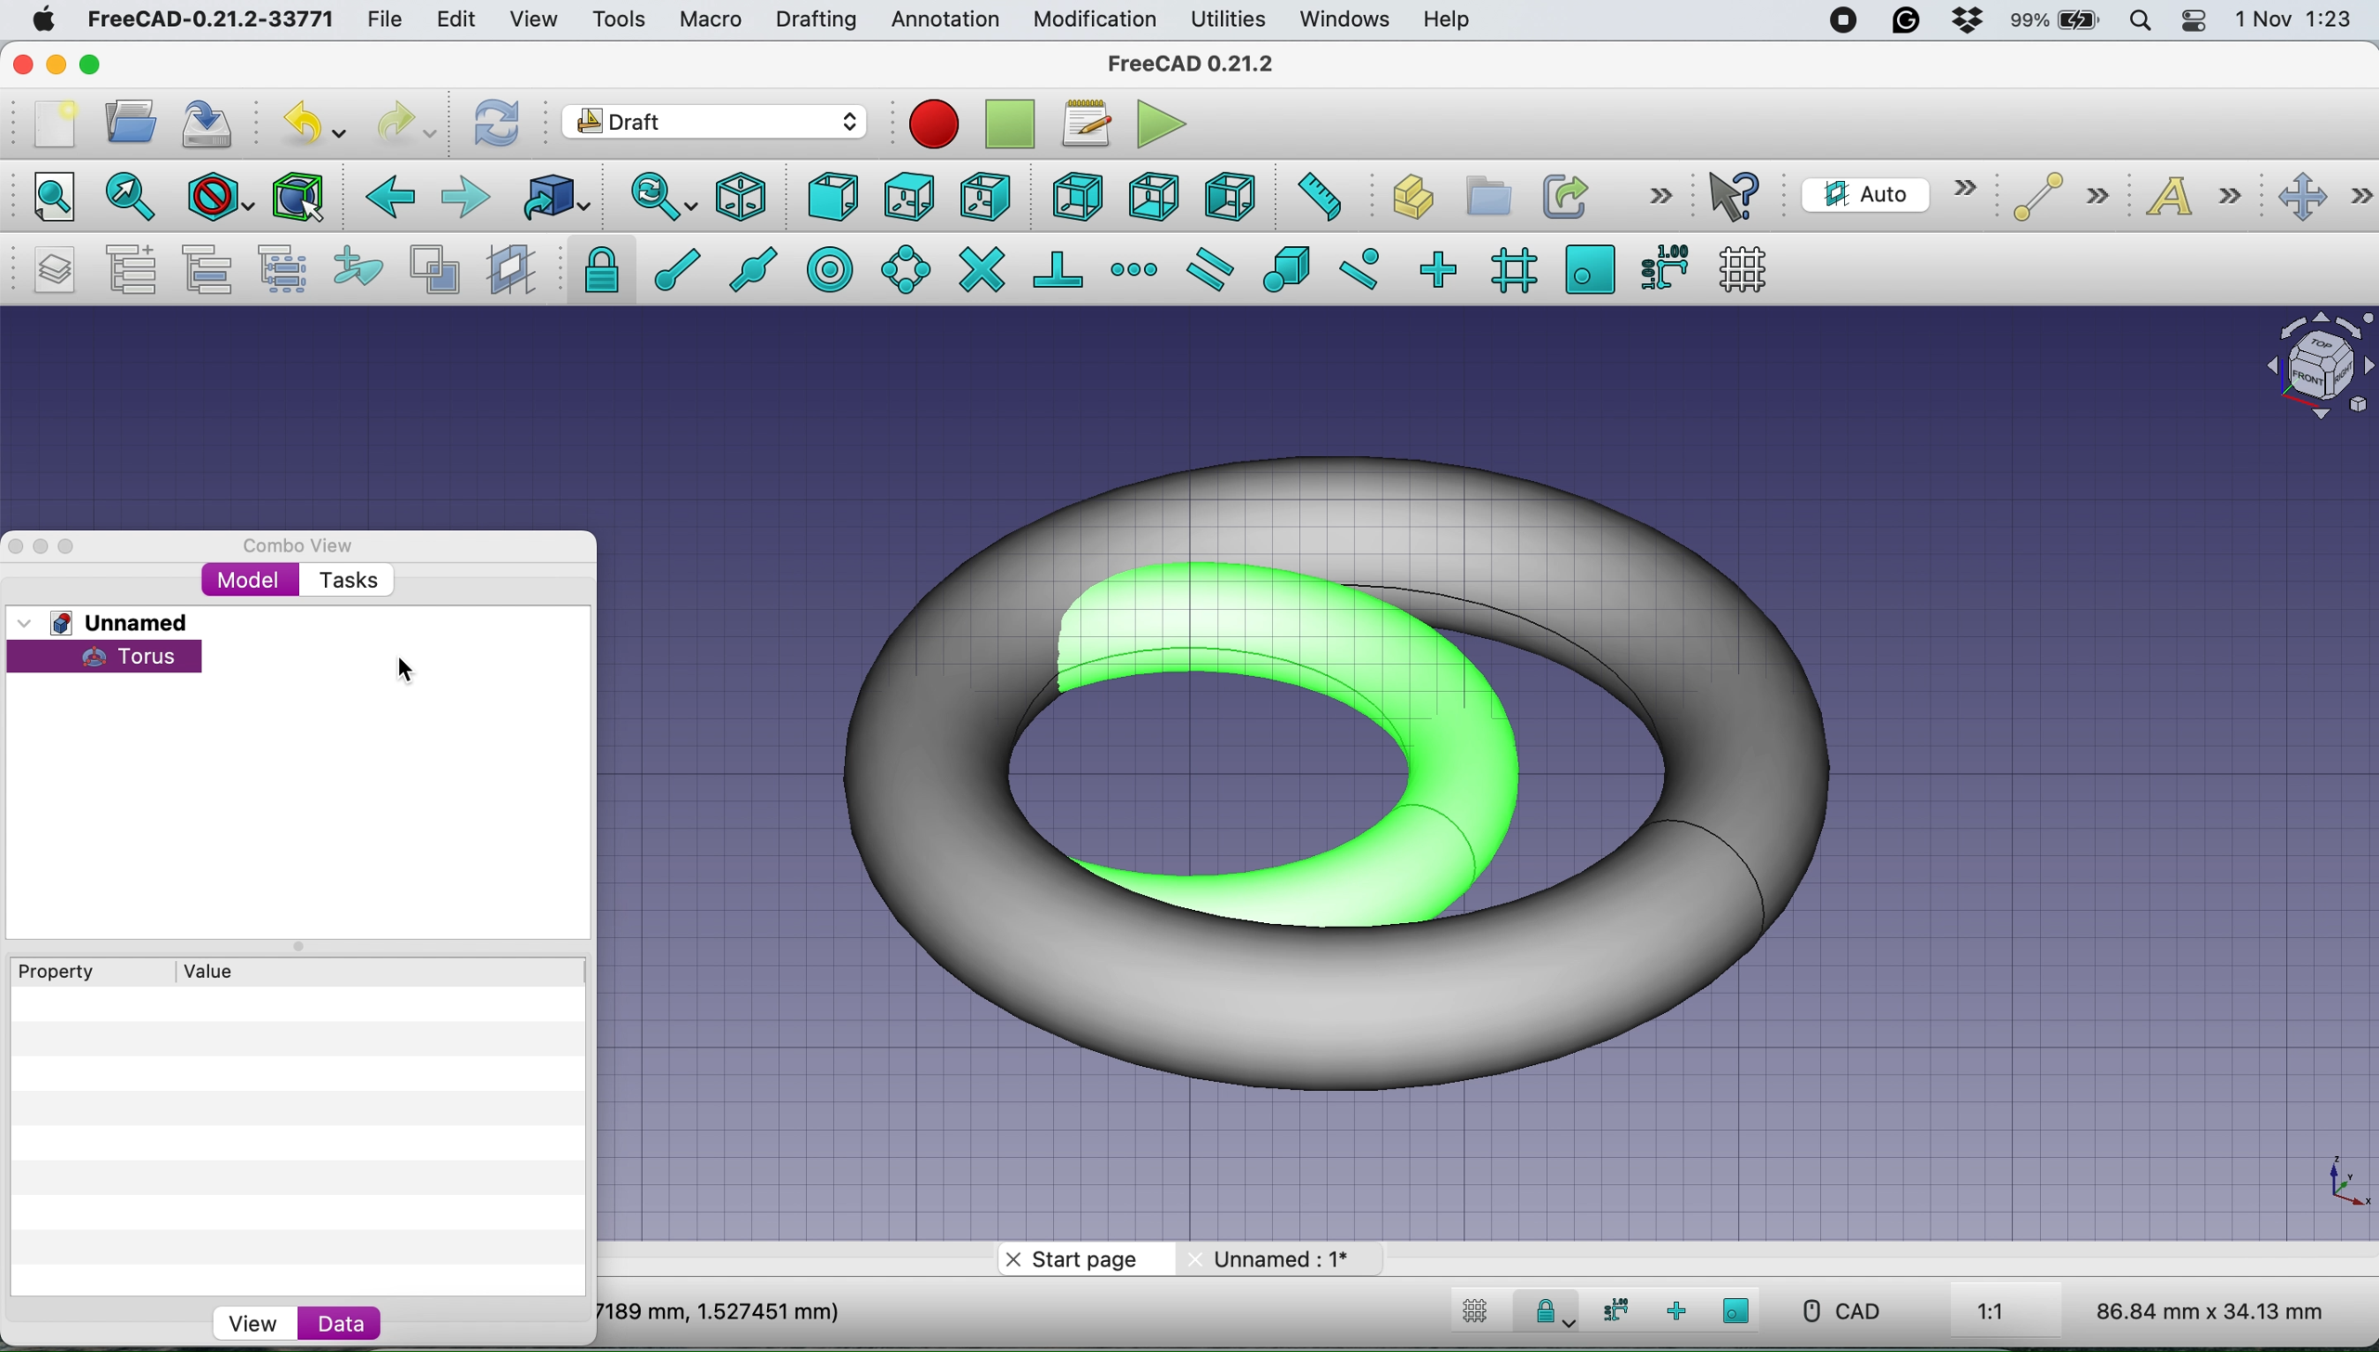 This screenshot has width=2379, height=1352. Describe the element at coordinates (1215, 268) in the screenshot. I see `snap parallel` at that location.